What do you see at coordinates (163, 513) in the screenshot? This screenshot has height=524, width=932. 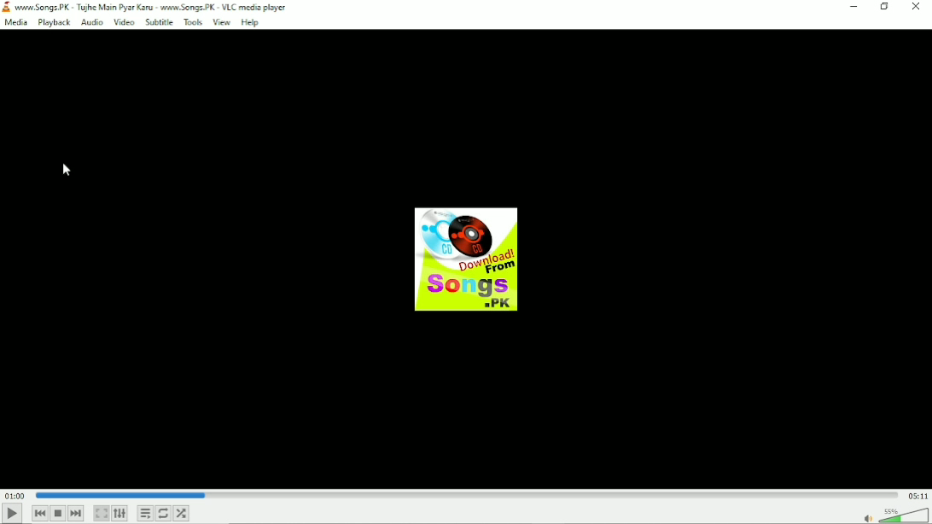 I see `Toggle between loop all, loop one, no loop` at bounding box center [163, 513].